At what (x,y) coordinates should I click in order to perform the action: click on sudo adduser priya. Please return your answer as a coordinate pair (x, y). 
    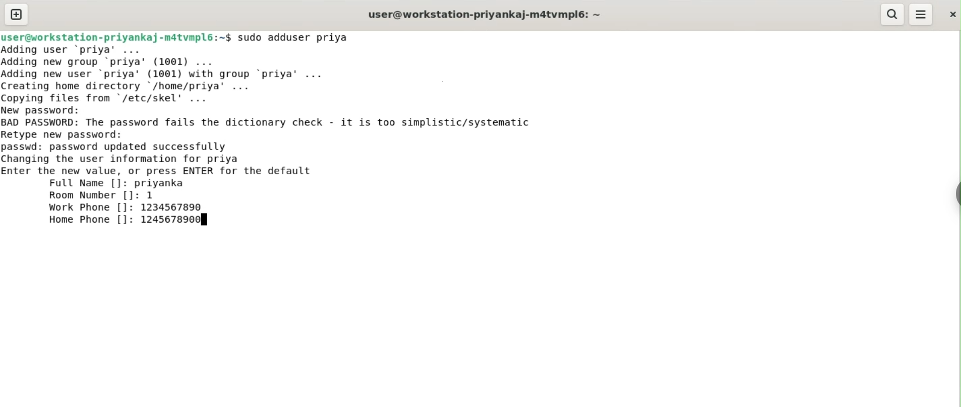
    Looking at the image, I should click on (294, 37).